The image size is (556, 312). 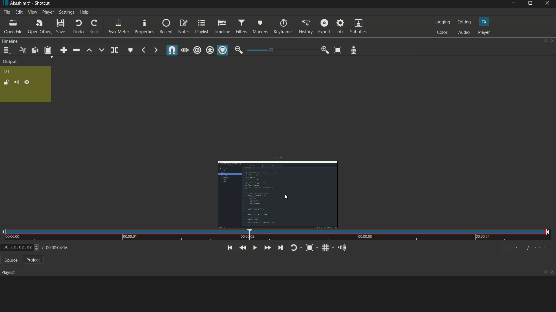 I want to click on close, so click(x=553, y=273).